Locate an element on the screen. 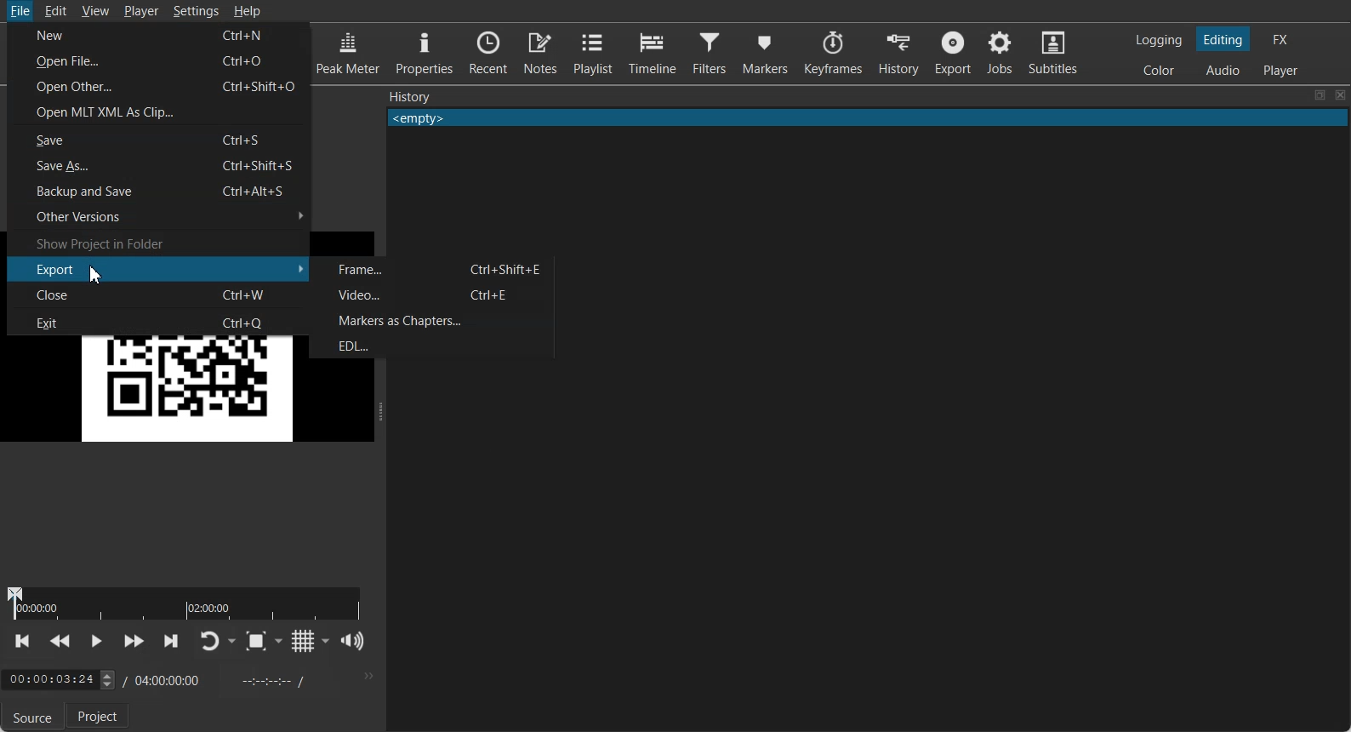 The width and height of the screenshot is (1351, 732). Time is located at coordinates (169, 678).